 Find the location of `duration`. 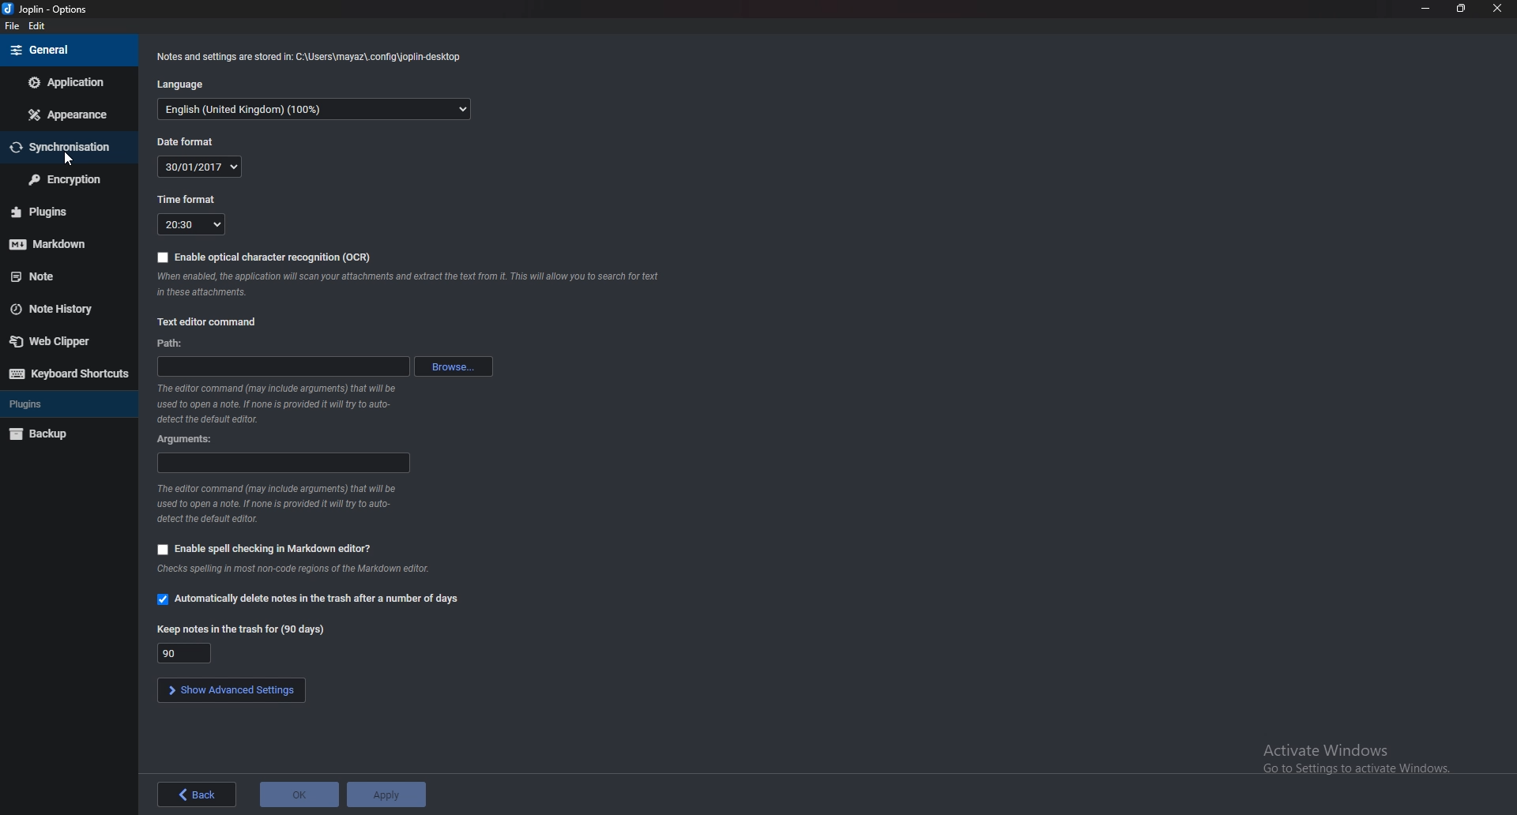

duration is located at coordinates (185, 653).